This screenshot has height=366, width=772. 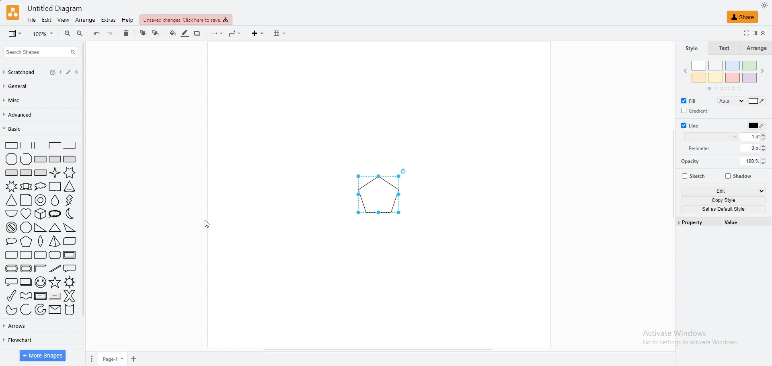 What do you see at coordinates (156, 33) in the screenshot?
I see `to back` at bounding box center [156, 33].